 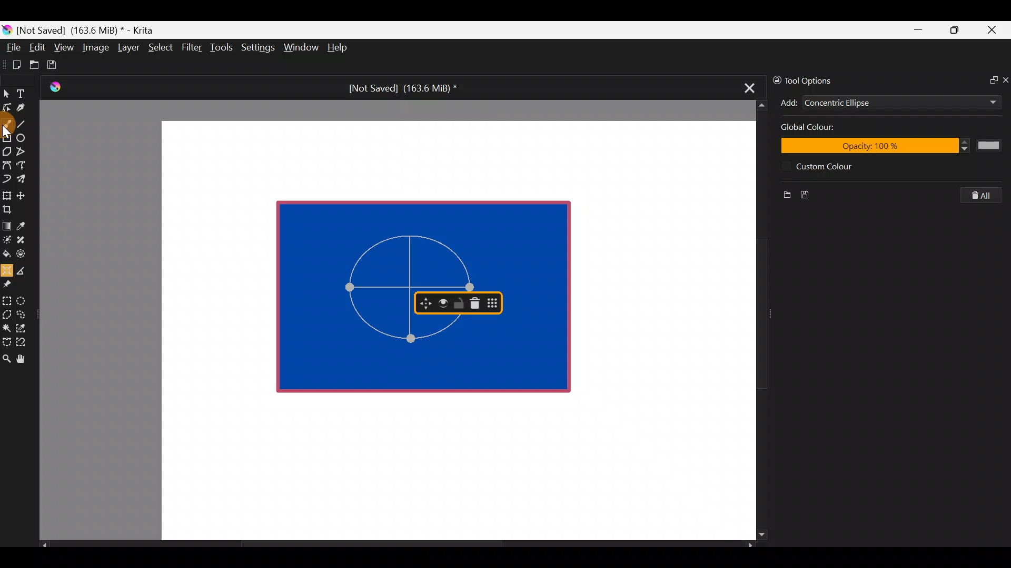 What do you see at coordinates (7, 139) in the screenshot?
I see `Rectangle tool` at bounding box center [7, 139].